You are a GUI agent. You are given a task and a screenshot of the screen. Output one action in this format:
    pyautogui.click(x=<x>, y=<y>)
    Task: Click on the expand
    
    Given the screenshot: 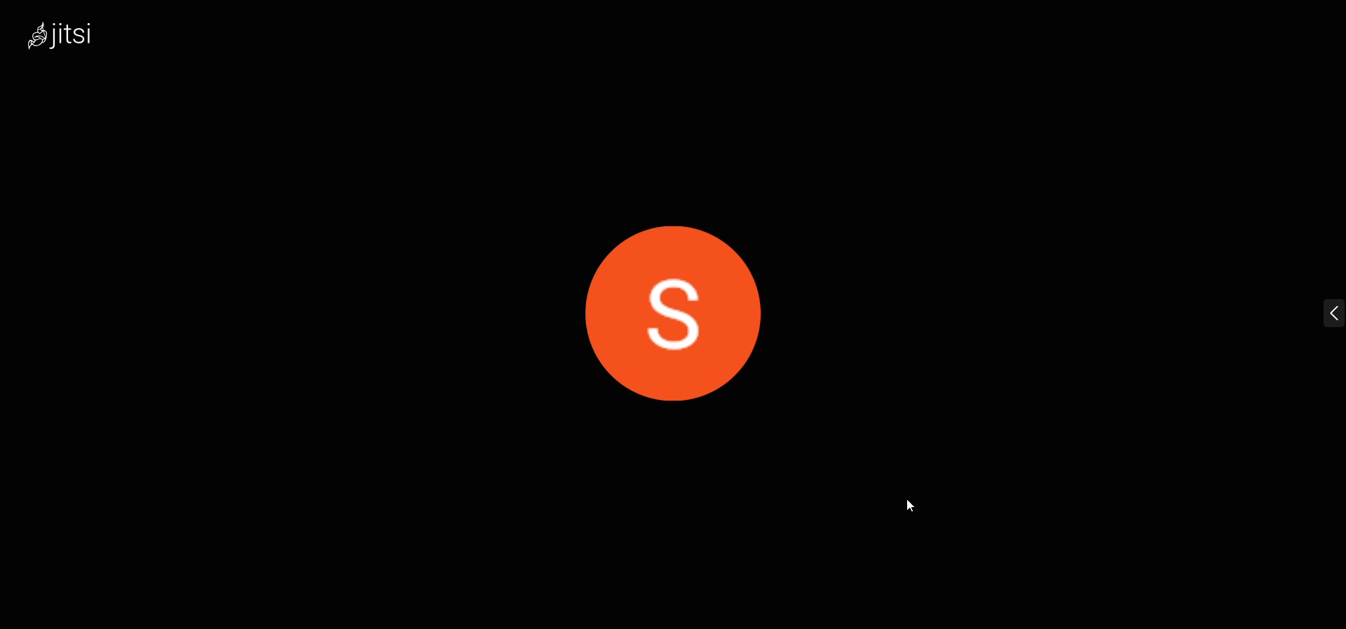 What is the action you would take?
    pyautogui.click(x=1315, y=312)
    